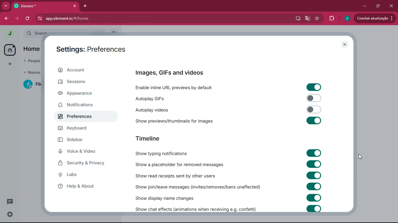 This screenshot has height=223, width=398. What do you see at coordinates (314, 164) in the screenshot?
I see `toggle on/off` at bounding box center [314, 164].